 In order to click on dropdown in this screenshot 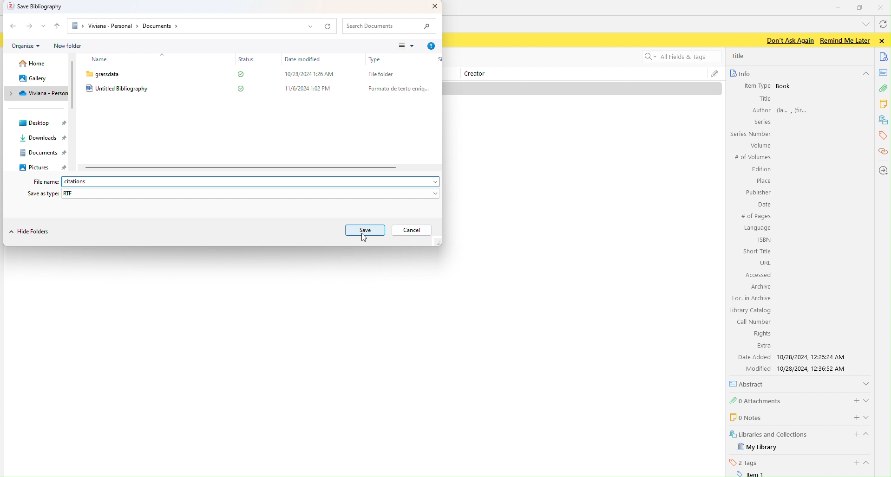, I will do `click(864, 24)`.